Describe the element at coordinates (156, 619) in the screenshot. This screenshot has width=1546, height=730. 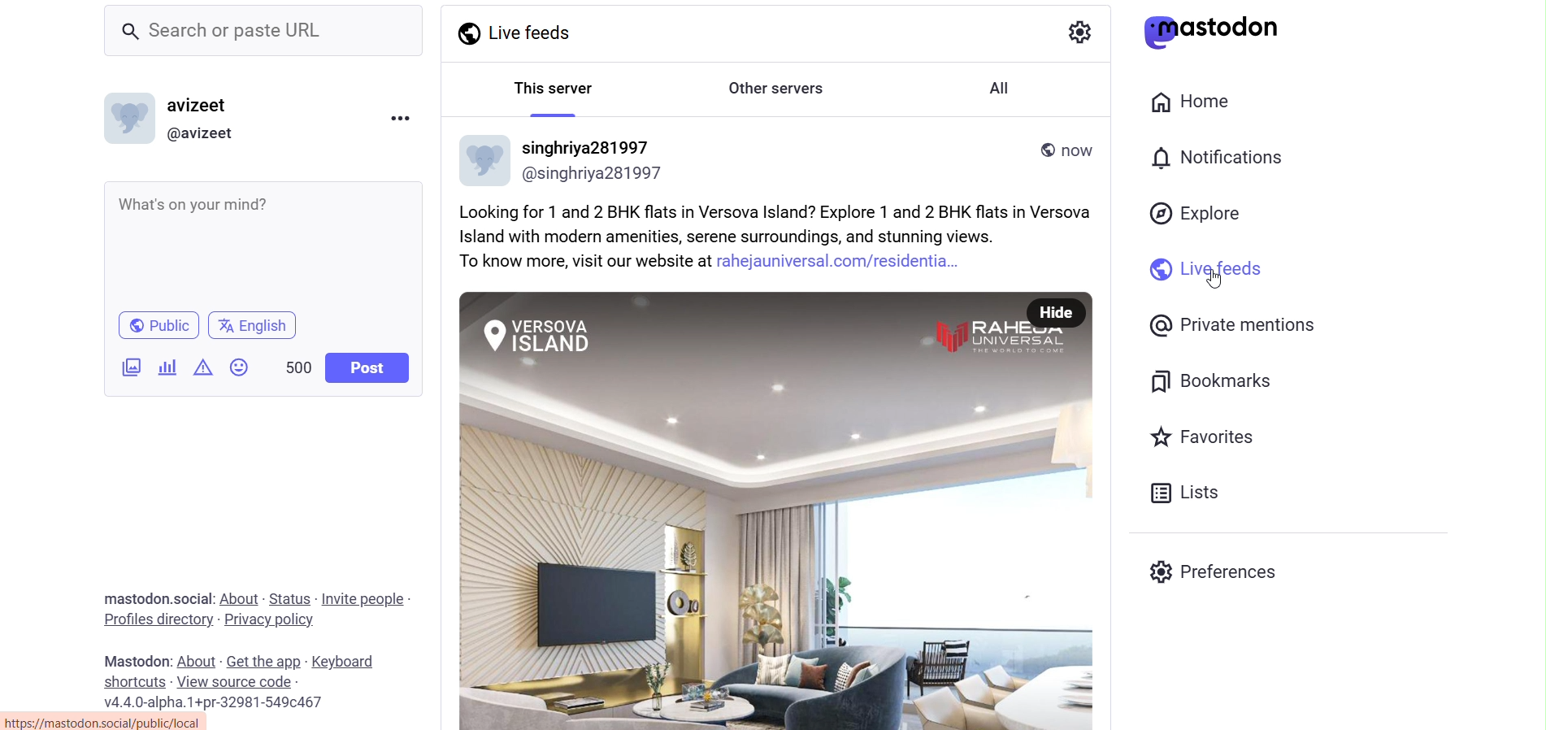
I see `profiles` at that location.